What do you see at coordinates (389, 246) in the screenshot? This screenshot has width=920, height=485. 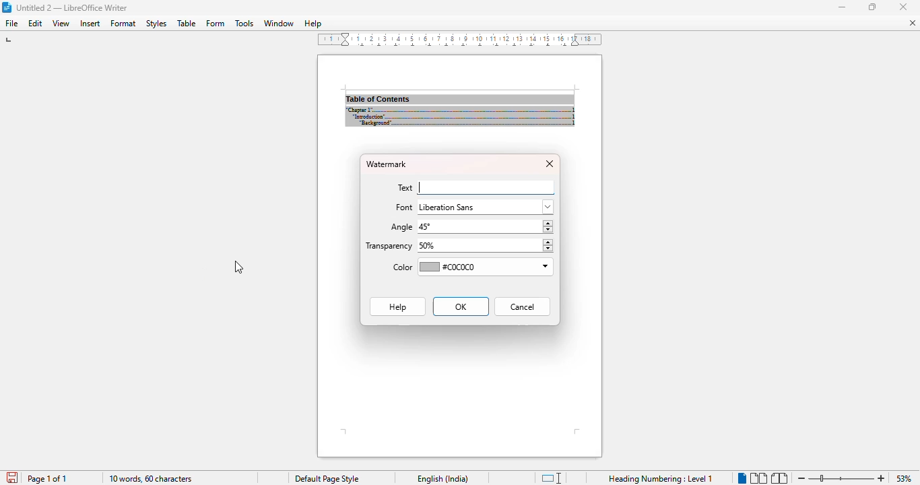 I see `transparency` at bounding box center [389, 246].